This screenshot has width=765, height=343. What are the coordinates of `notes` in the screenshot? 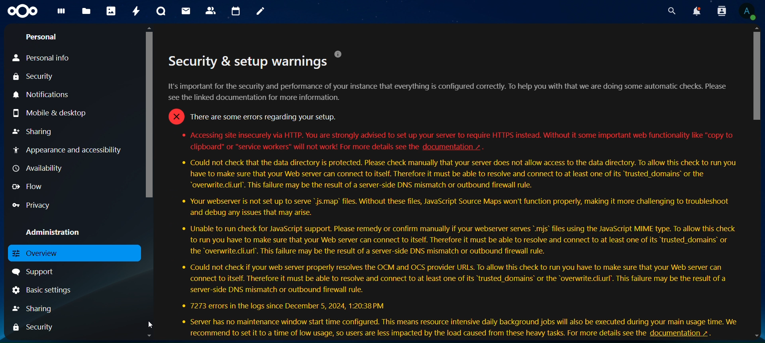 It's located at (261, 12).